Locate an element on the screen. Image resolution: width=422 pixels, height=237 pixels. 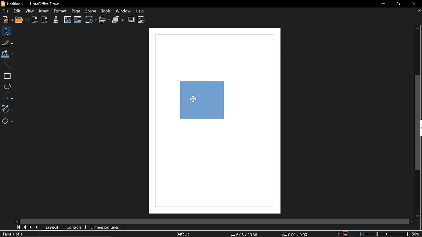
Insert image is located at coordinates (67, 20).